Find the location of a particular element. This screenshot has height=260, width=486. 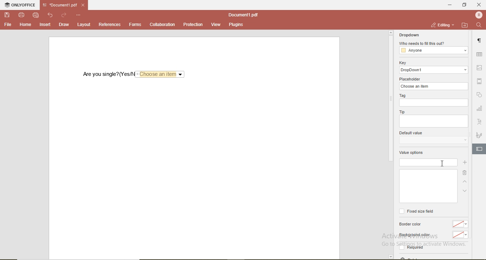

editing is located at coordinates (443, 24).